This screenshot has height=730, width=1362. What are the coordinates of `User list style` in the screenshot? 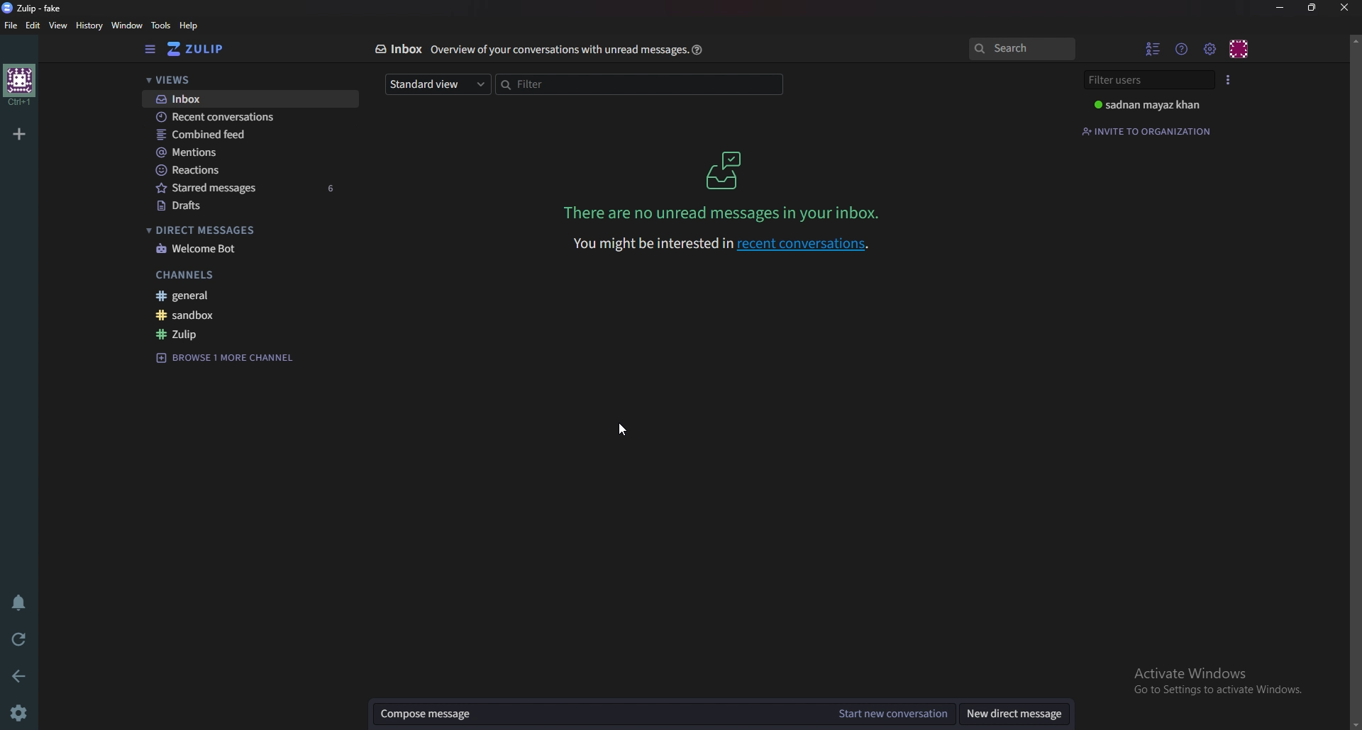 It's located at (1226, 80).